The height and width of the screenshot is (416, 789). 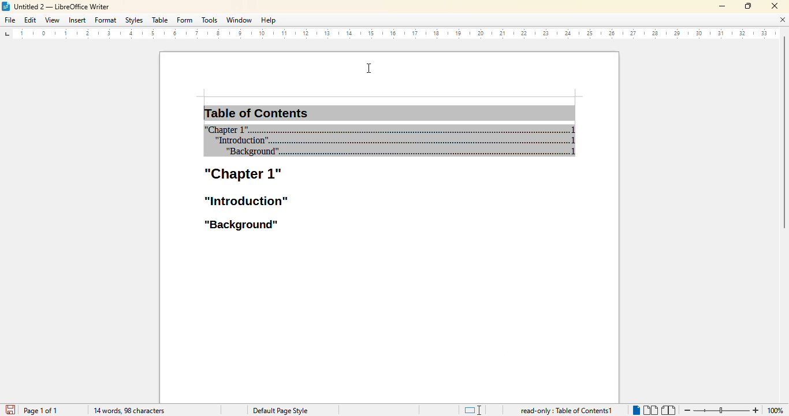 What do you see at coordinates (774, 5) in the screenshot?
I see `close` at bounding box center [774, 5].